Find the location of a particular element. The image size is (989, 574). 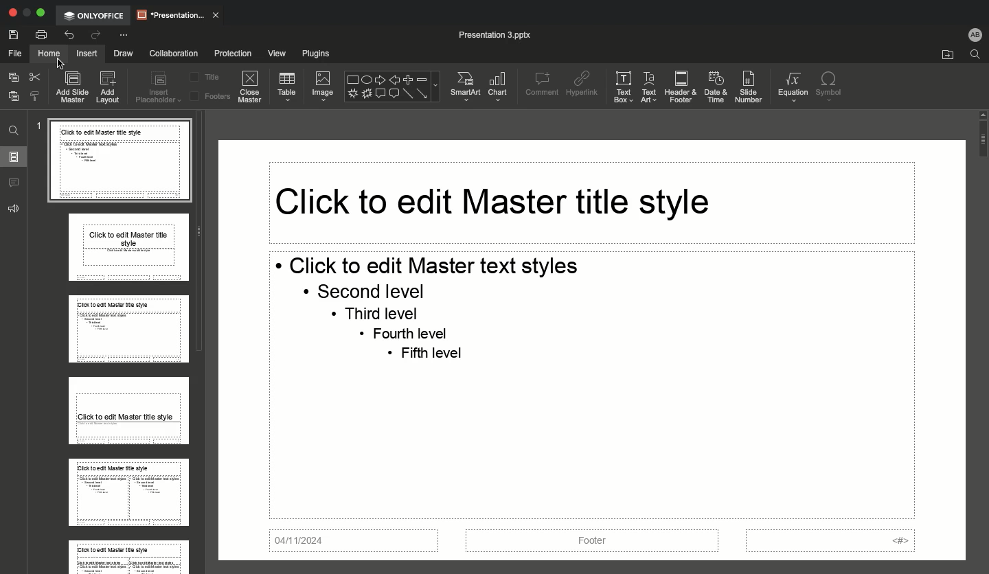

<#> is located at coordinates (830, 541).